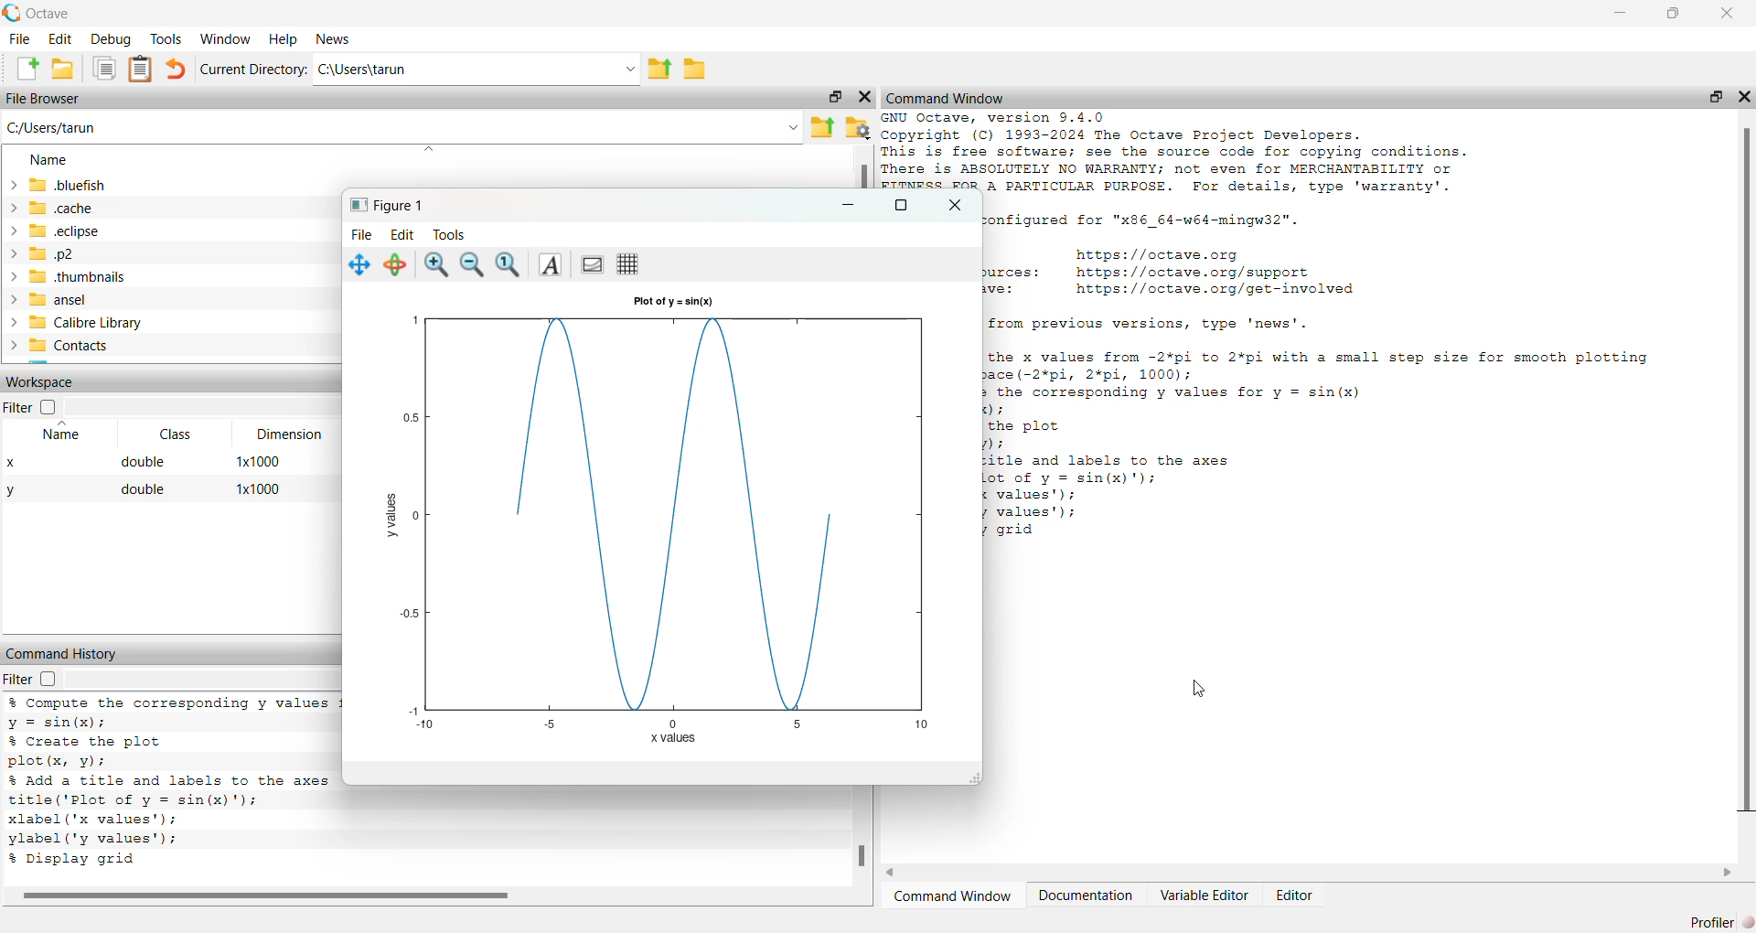 The height and width of the screenshot is (933, 1756). Describe the element at coordinates (551, 265) in the screenshot. I see `font` at that location.